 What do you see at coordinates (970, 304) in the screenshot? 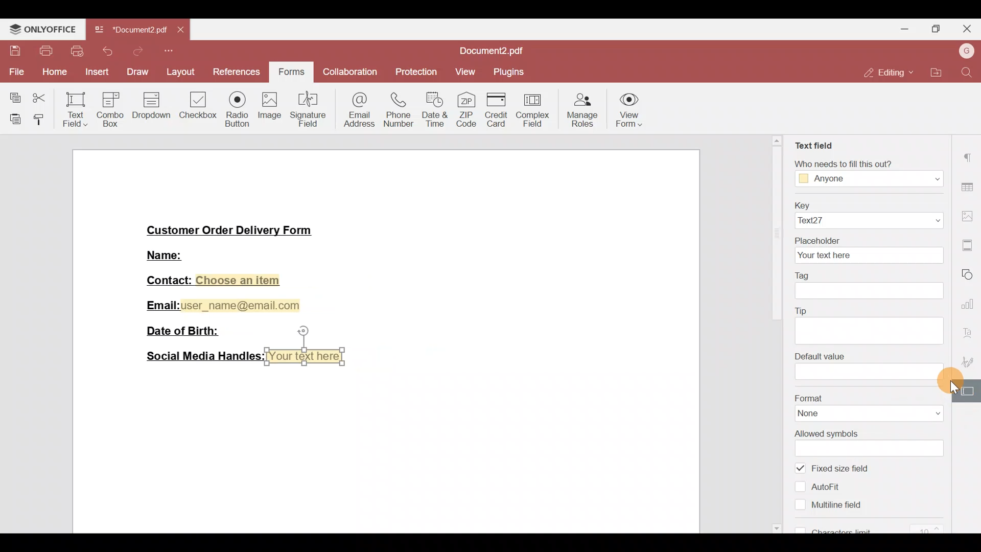
I see `Chart settings` at bounding box center [970, 304].